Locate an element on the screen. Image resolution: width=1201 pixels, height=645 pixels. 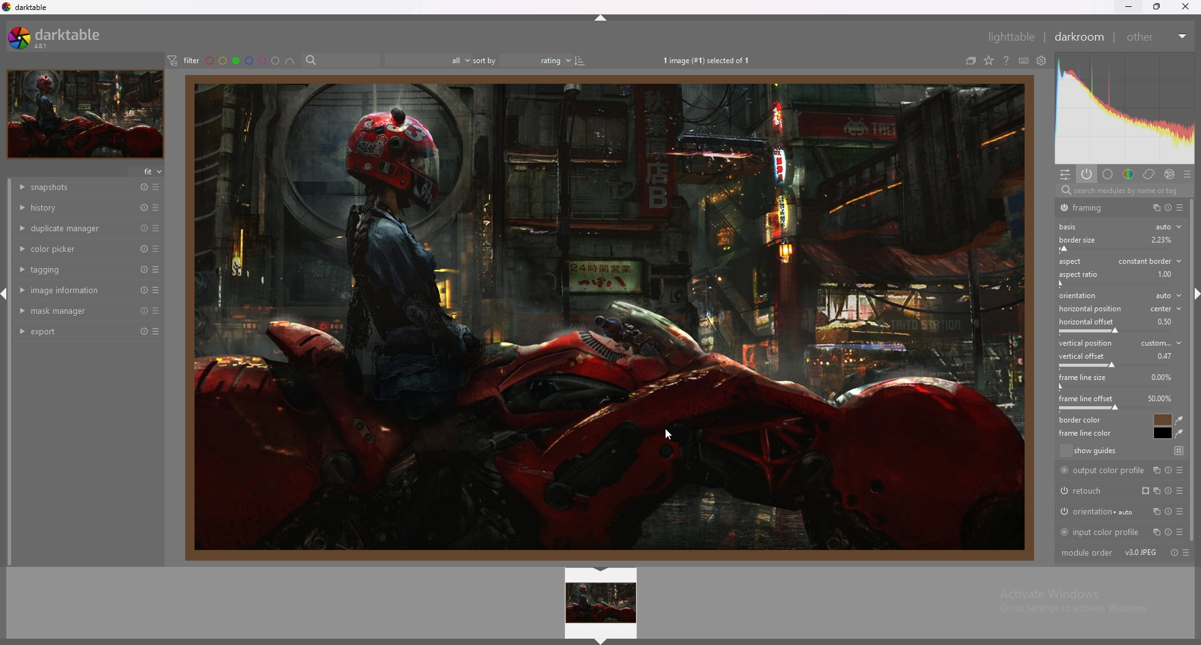
presets is located at coordinates (156, 290).